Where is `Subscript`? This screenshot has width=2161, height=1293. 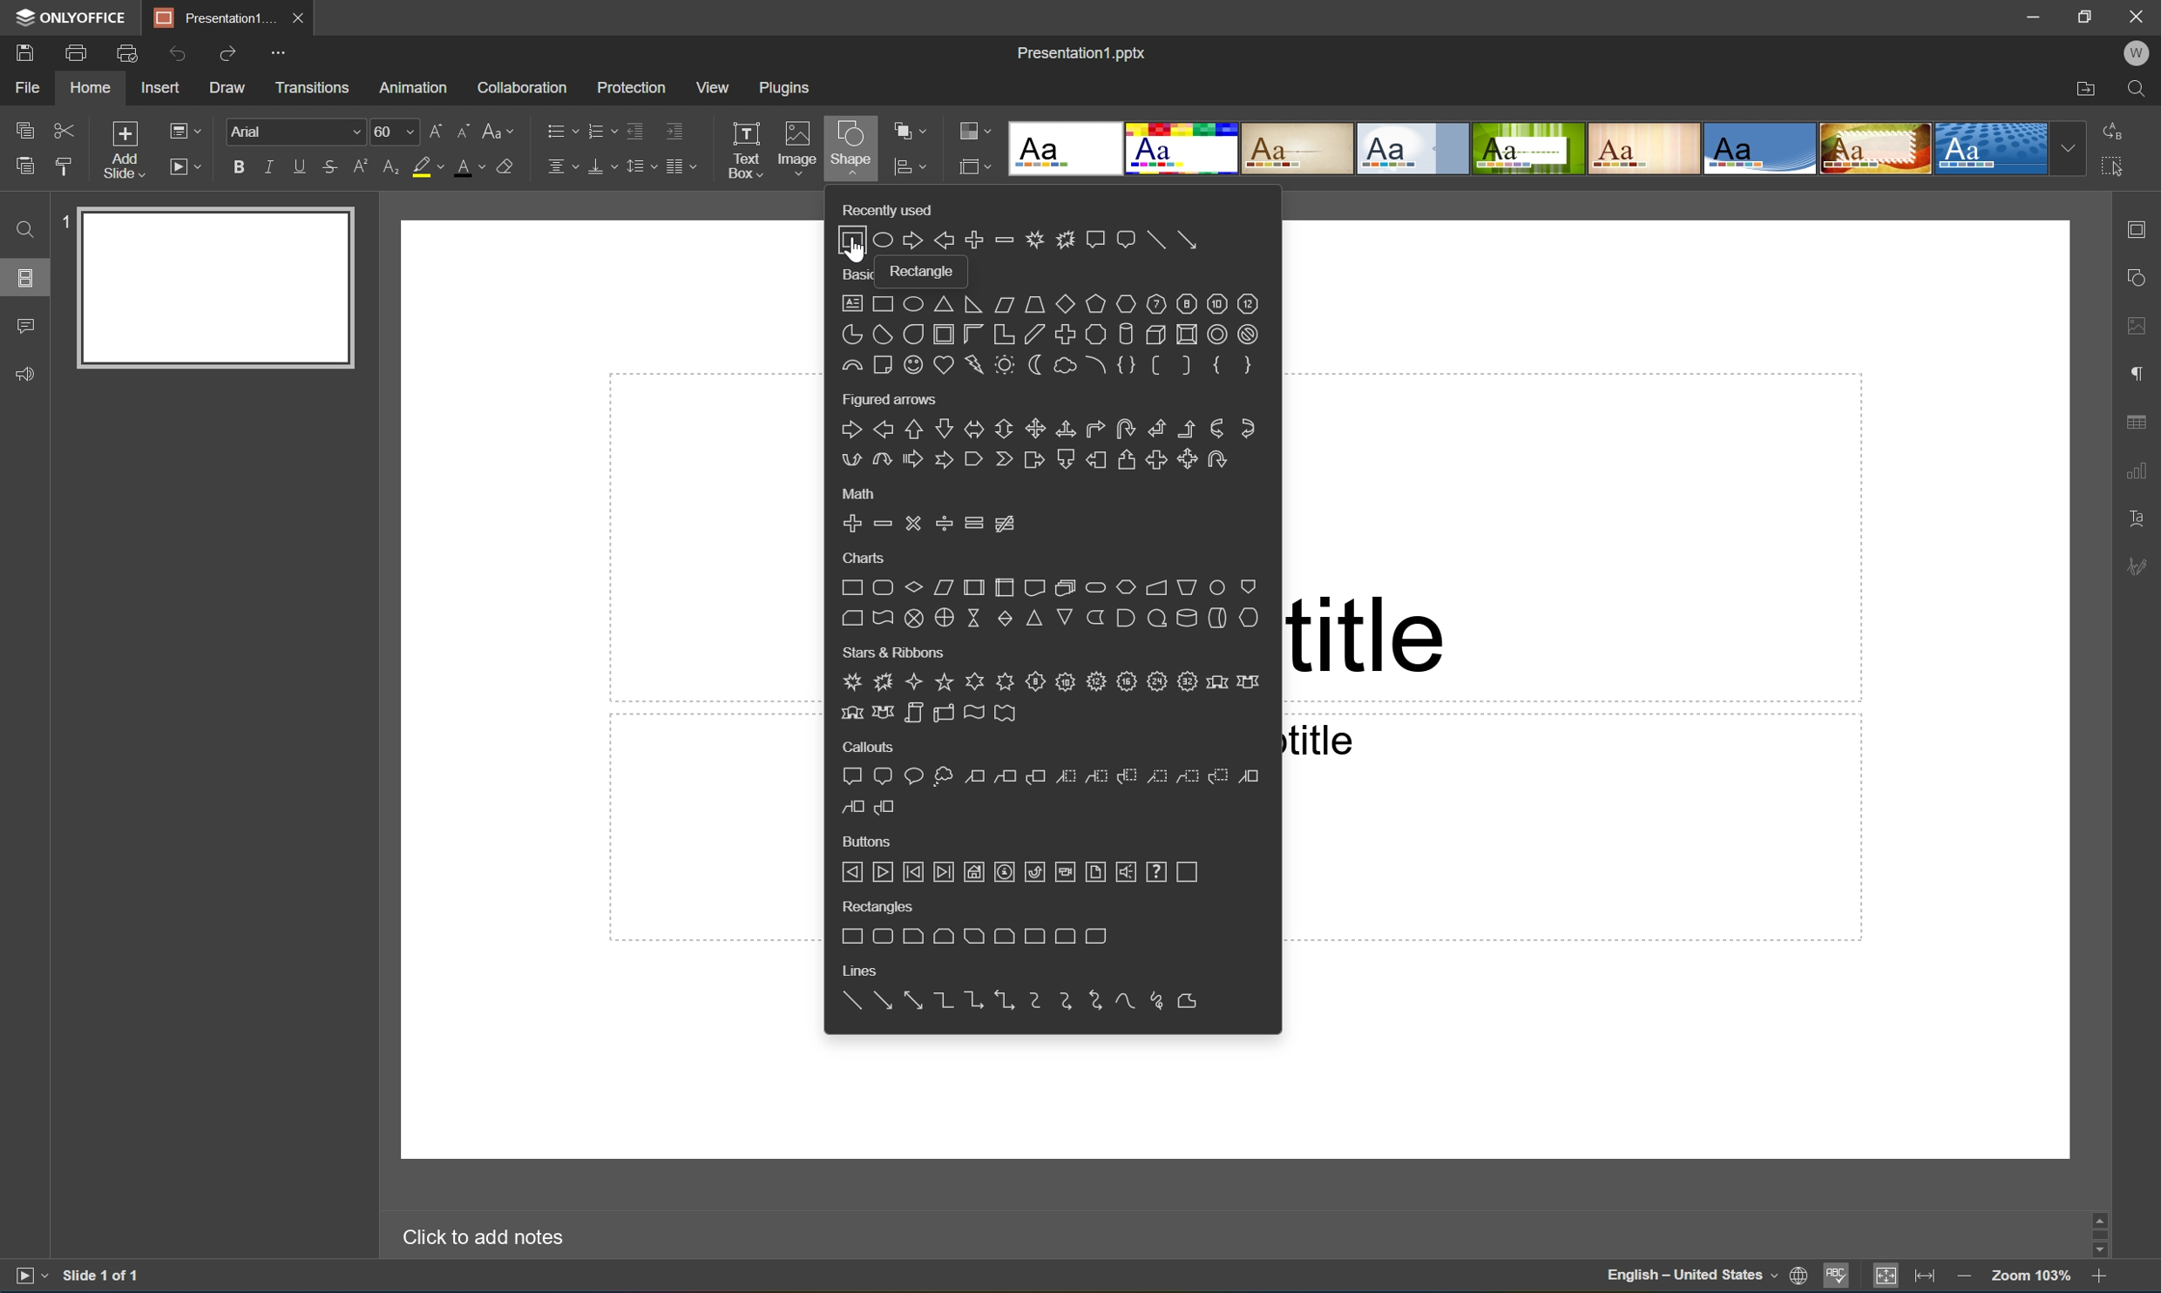
Subscript is located at coordinates (385, 168).